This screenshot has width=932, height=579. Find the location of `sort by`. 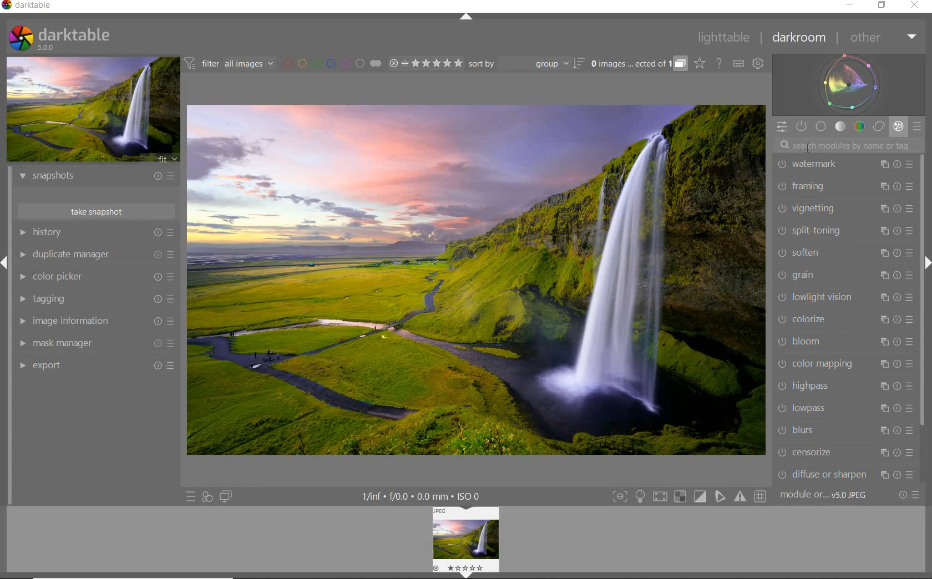

sort by is located at coordinates (526, 63).